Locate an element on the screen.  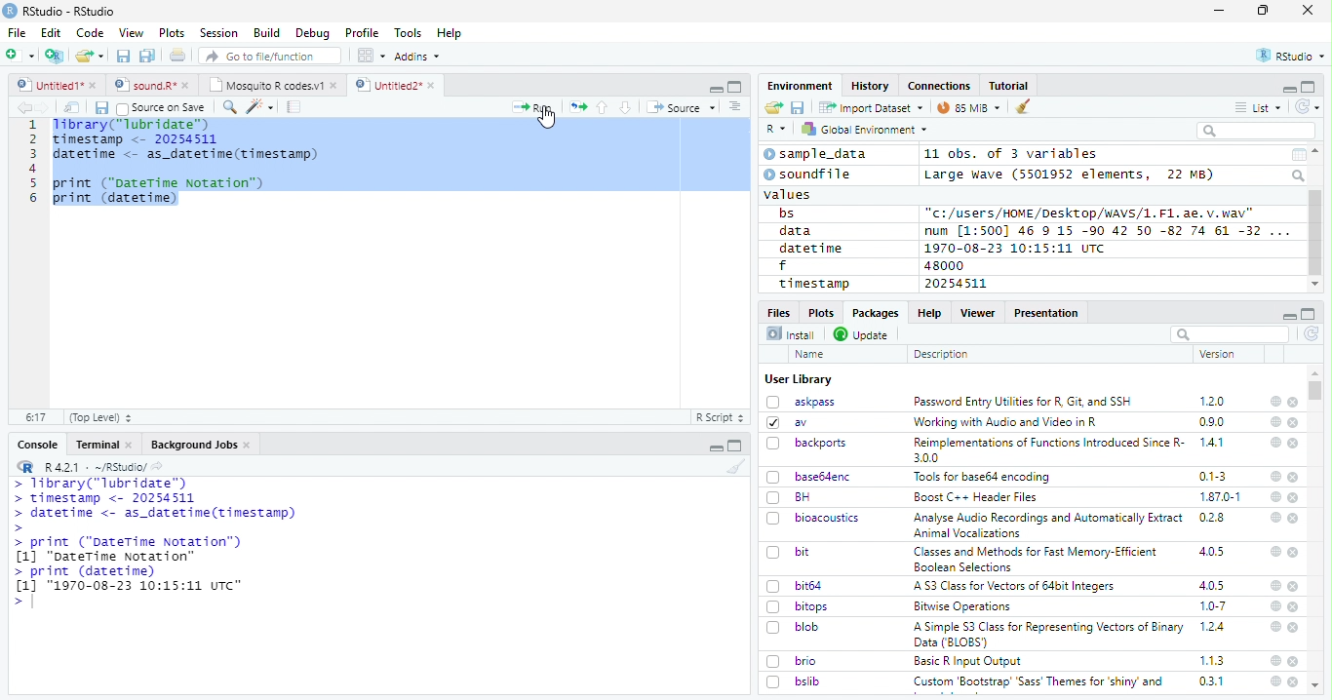
Save is located at coordinates (100, 108).